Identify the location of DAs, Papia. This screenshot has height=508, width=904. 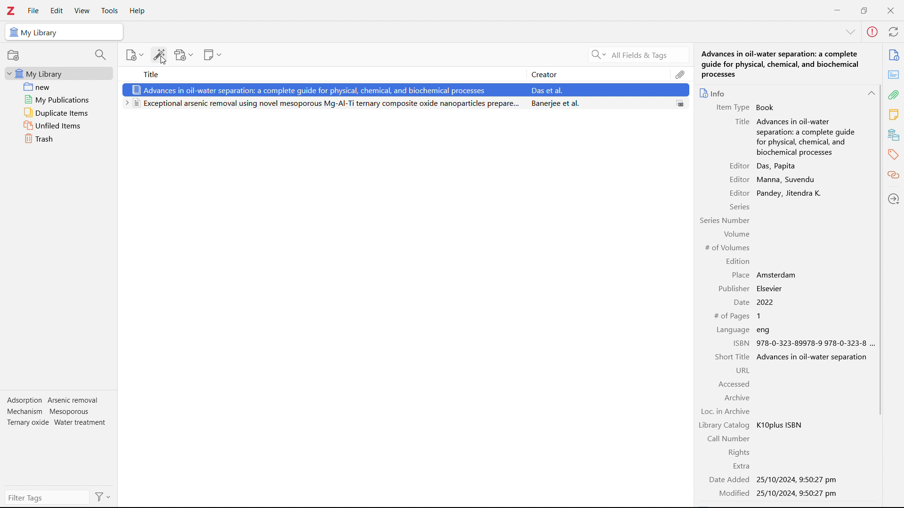
(778, 167).